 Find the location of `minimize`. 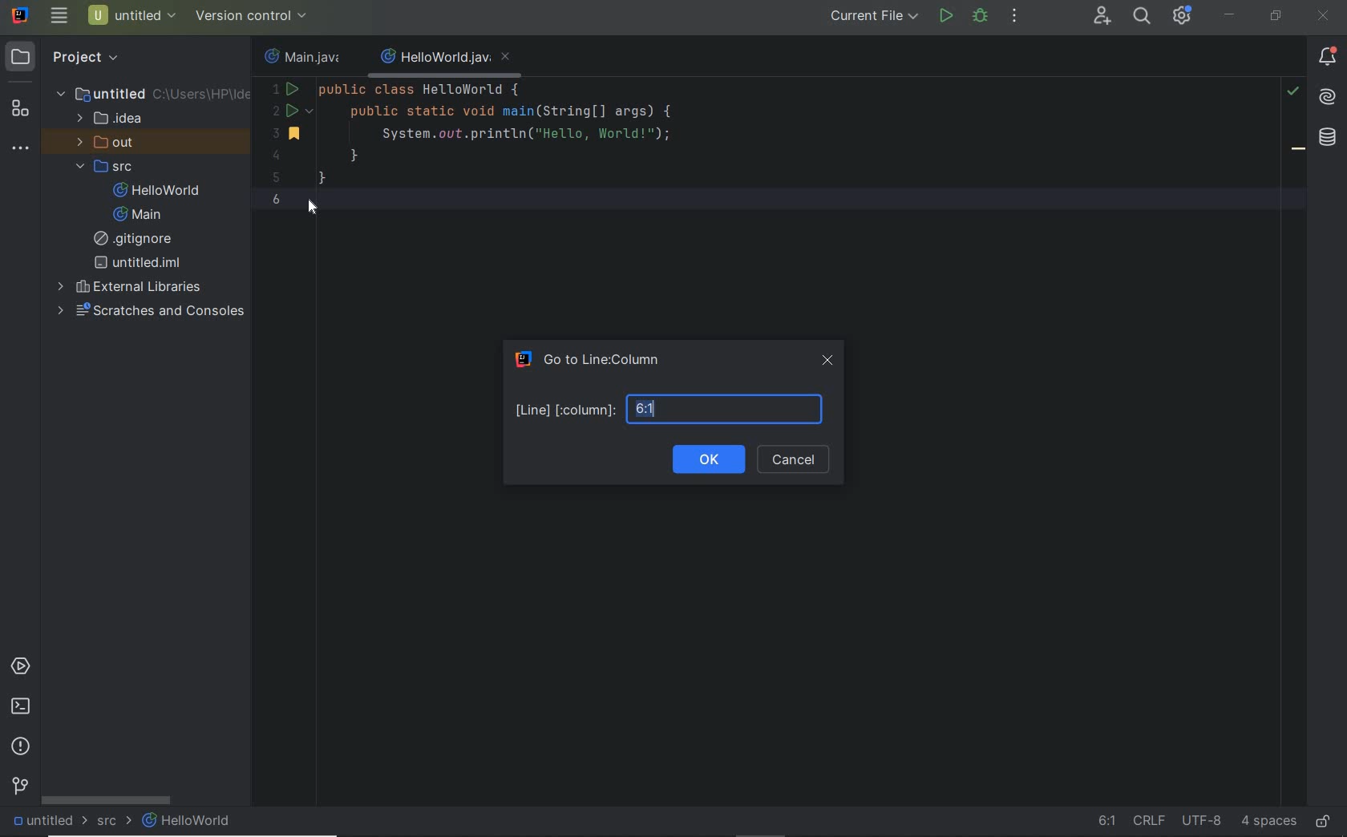

minimize is located at coordinates (1230, 15).